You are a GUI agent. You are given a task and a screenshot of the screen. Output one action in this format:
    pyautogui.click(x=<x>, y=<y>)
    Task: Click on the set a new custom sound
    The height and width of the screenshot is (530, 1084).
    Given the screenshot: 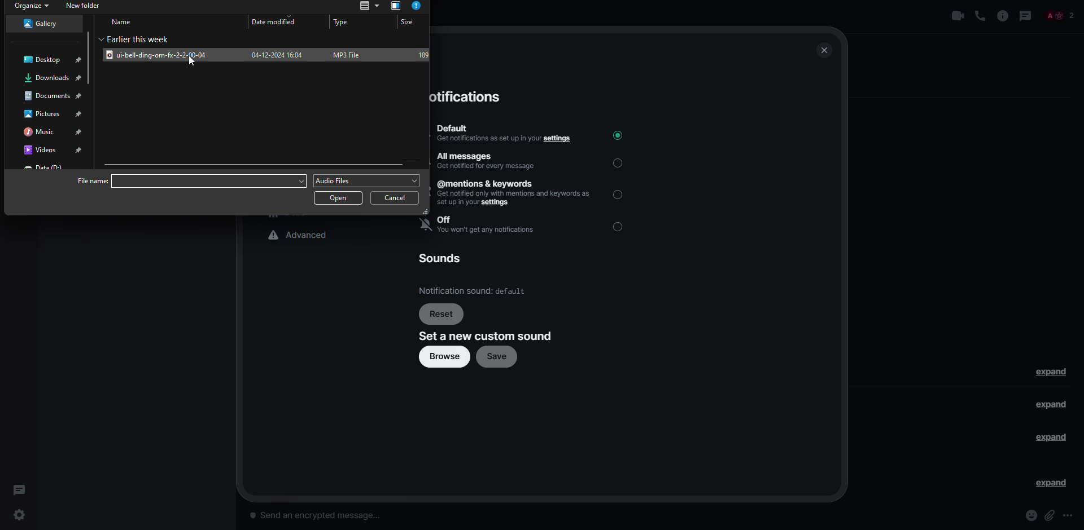 What is the action you would take?
    pyautogui.click(x=488, y=335)
    